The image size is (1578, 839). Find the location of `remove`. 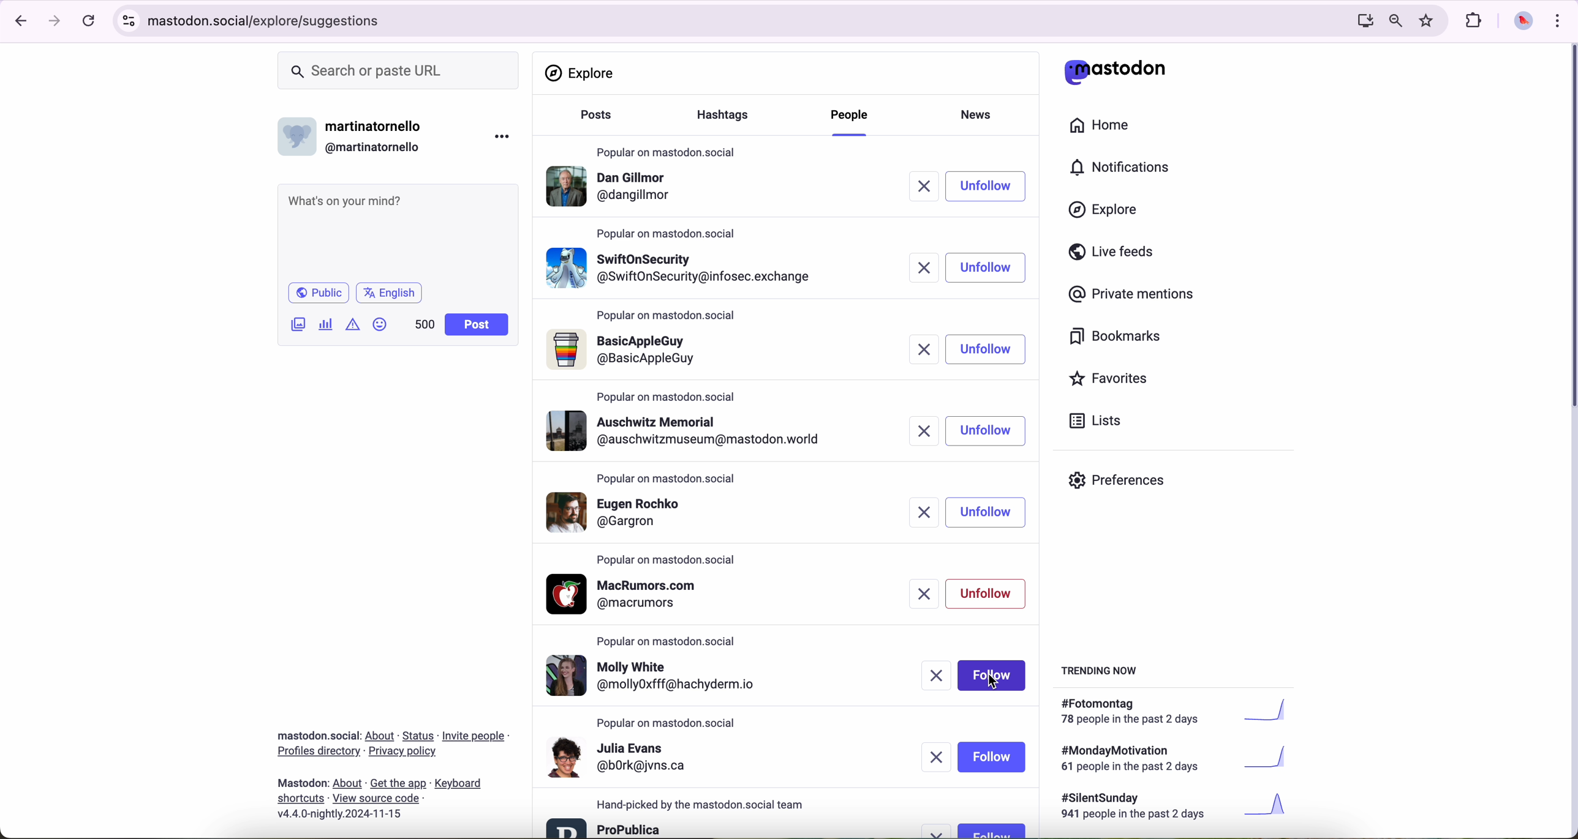

remove is located at coordinates (932, 187).